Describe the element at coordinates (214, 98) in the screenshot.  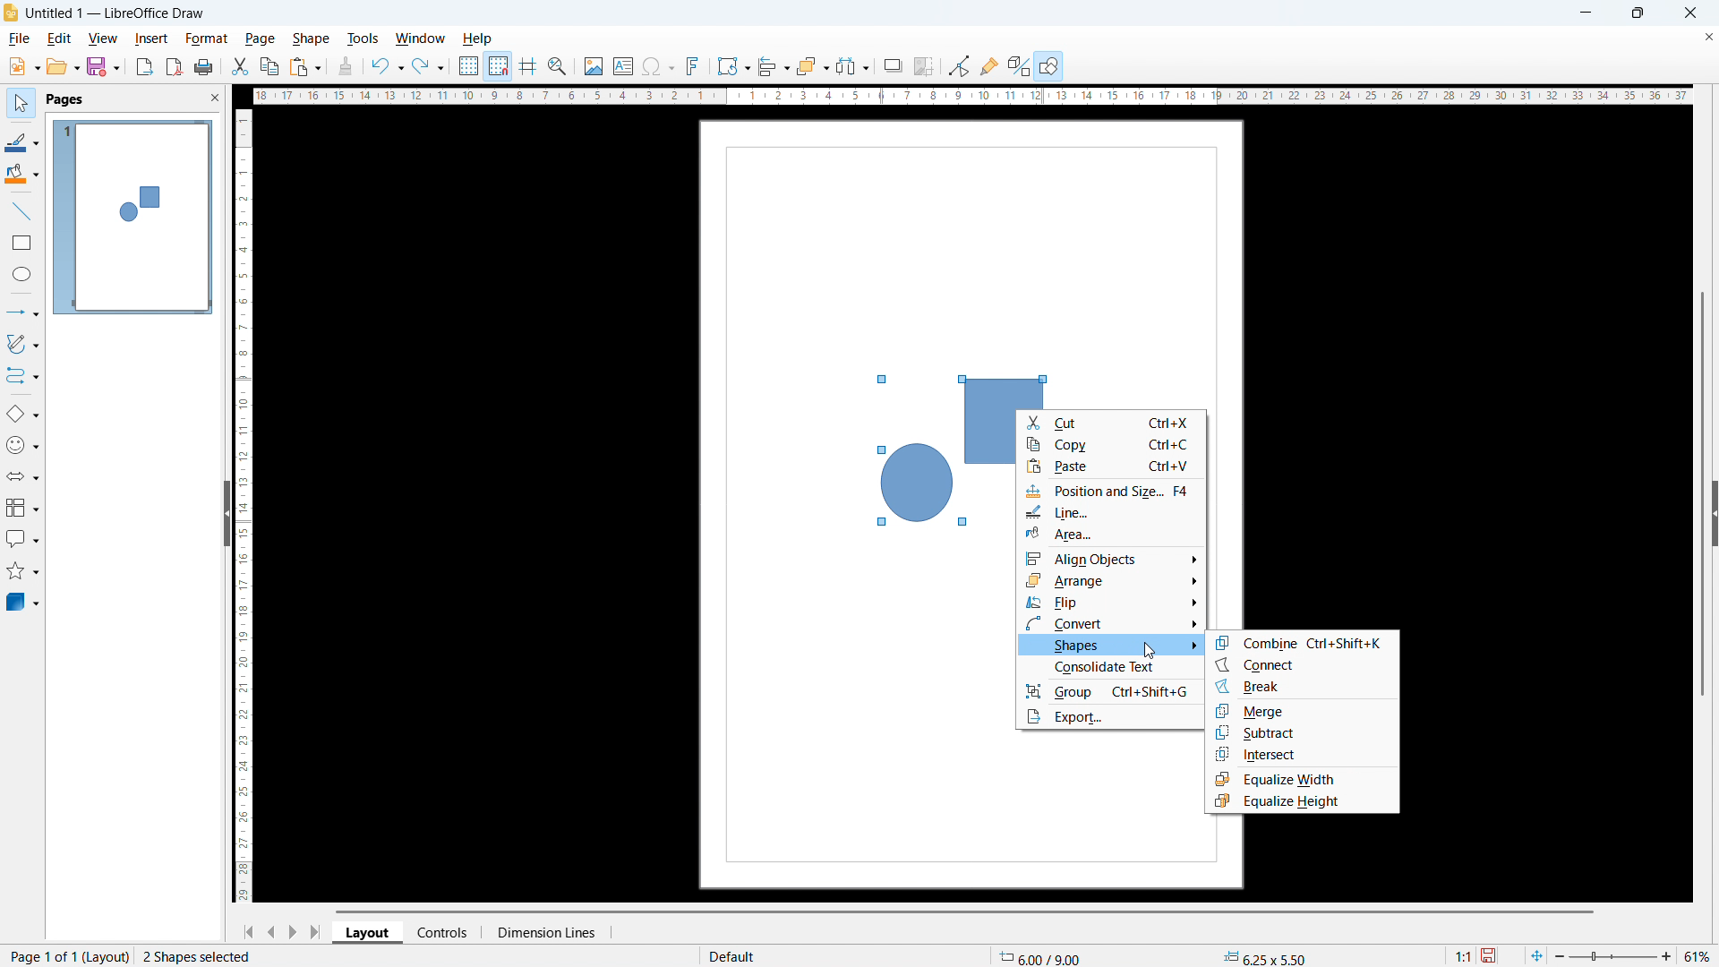
I see `close pane` at that location.